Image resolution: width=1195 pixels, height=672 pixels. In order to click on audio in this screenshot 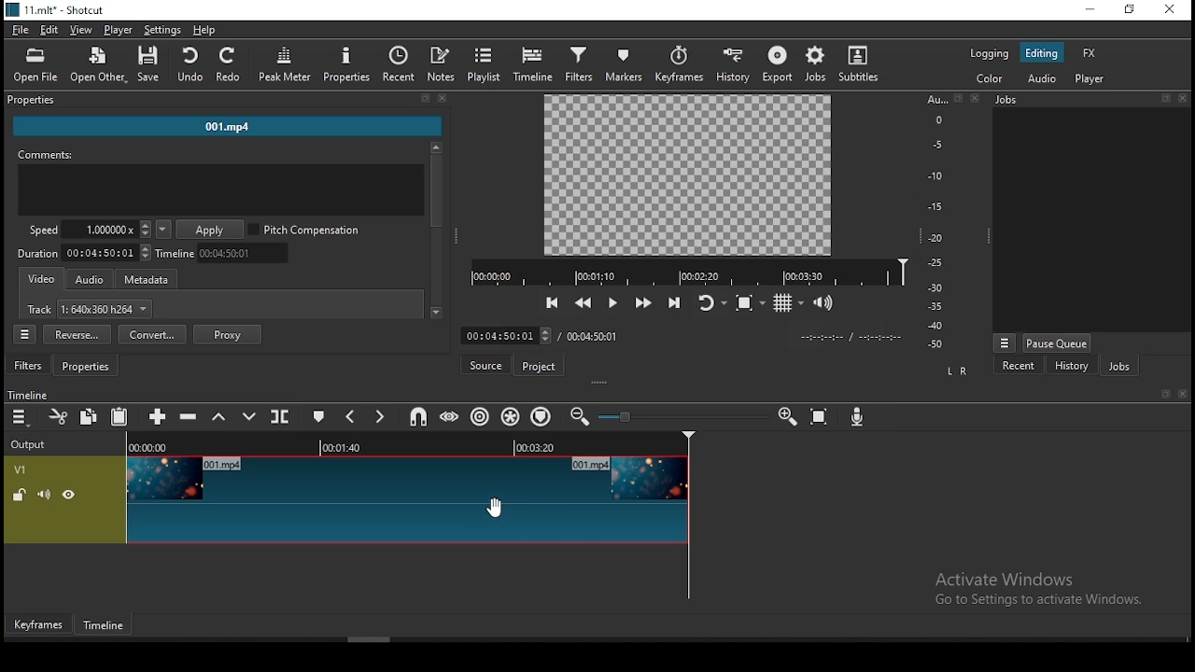, I will do `click(89, 280)`.